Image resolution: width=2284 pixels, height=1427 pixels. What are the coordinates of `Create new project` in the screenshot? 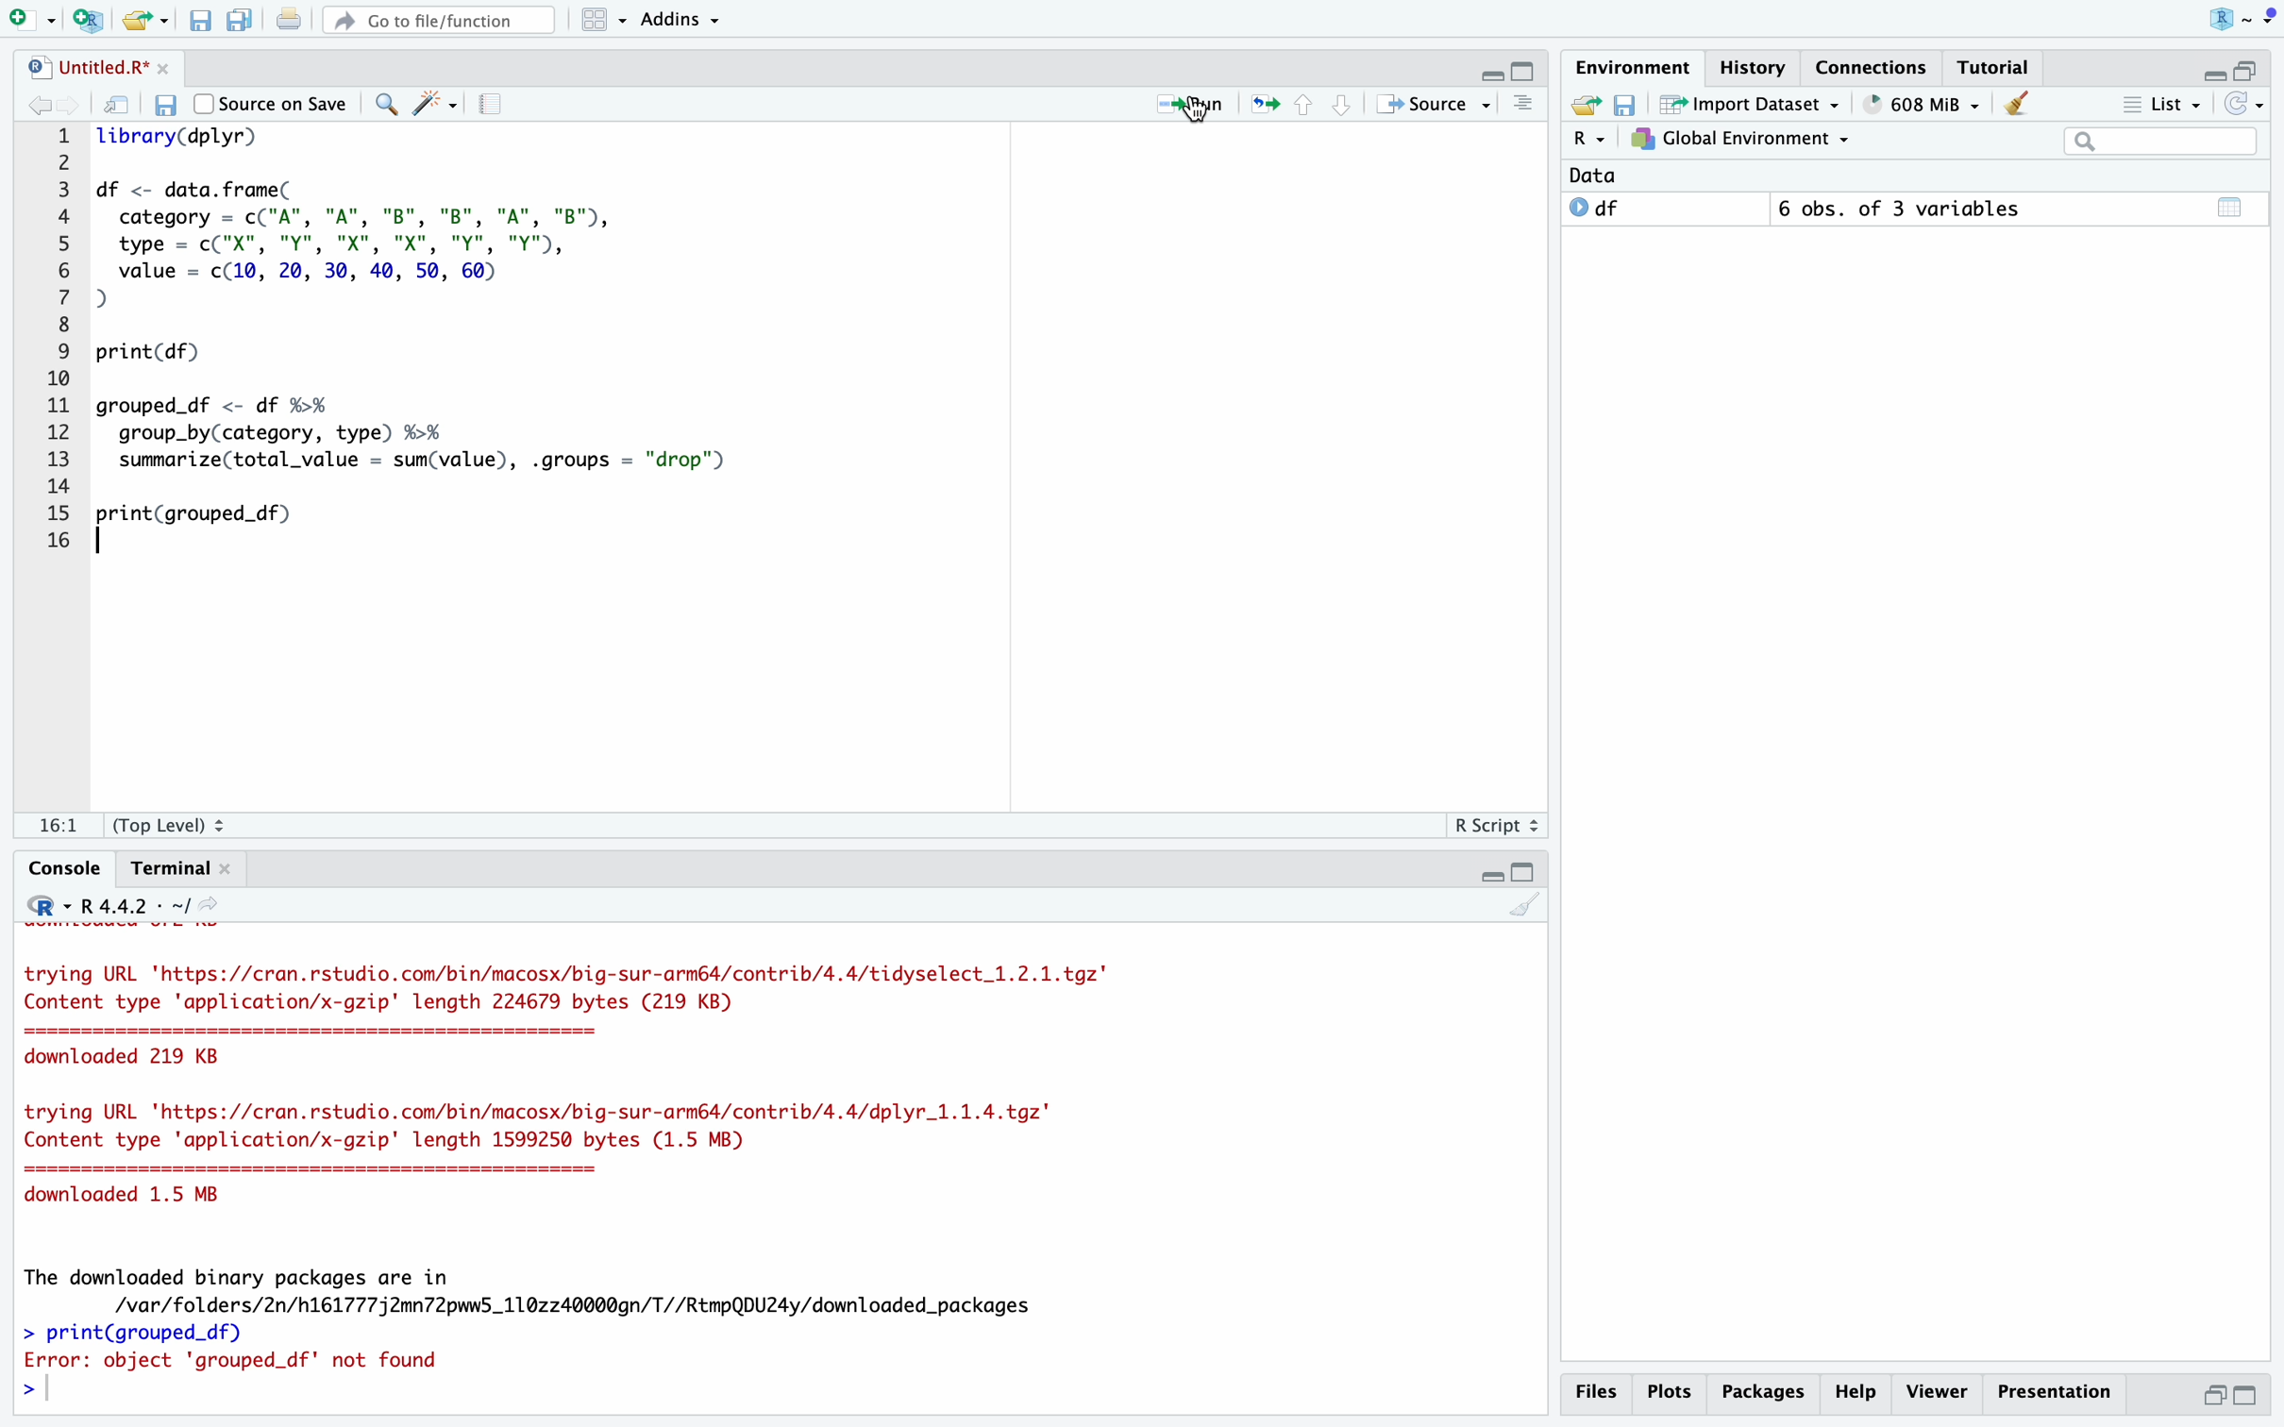 It's located at (92, 20).